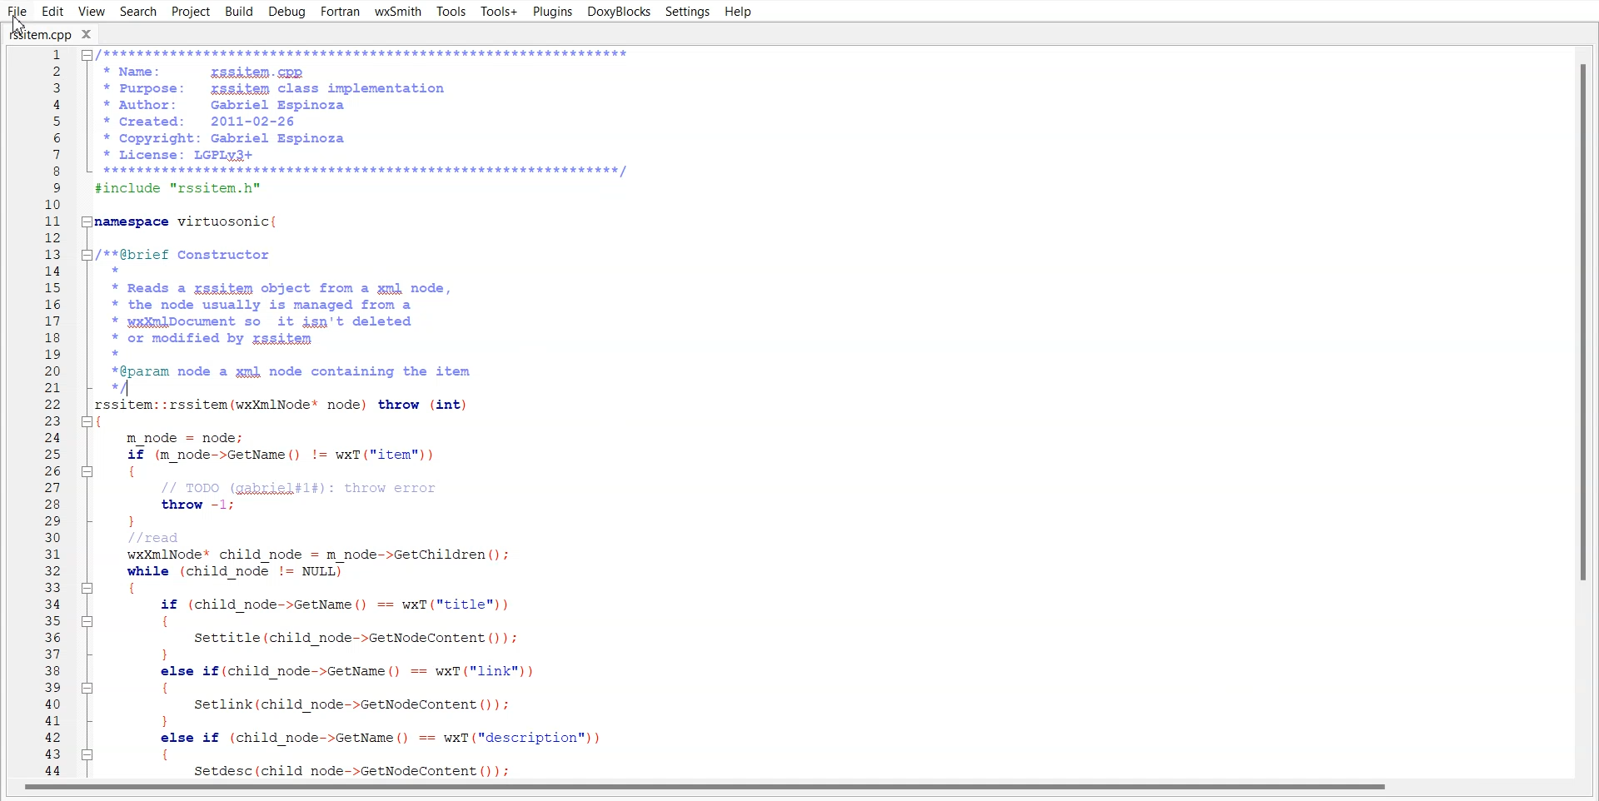 The image size is (1599, 801). What do you see at coordinates (53, 12) in the screenshot?
I see `Edit` at bounding box center [53, 12].